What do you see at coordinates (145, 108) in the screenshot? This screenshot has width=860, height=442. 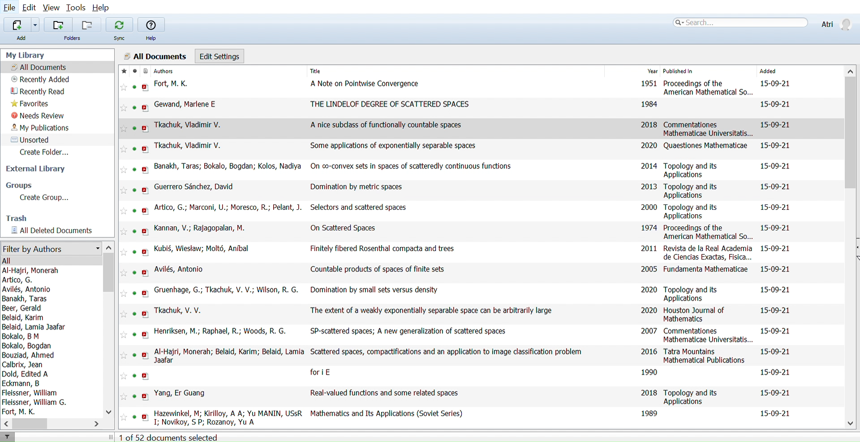 I see `open PDF` at bounding box center [145, 108].